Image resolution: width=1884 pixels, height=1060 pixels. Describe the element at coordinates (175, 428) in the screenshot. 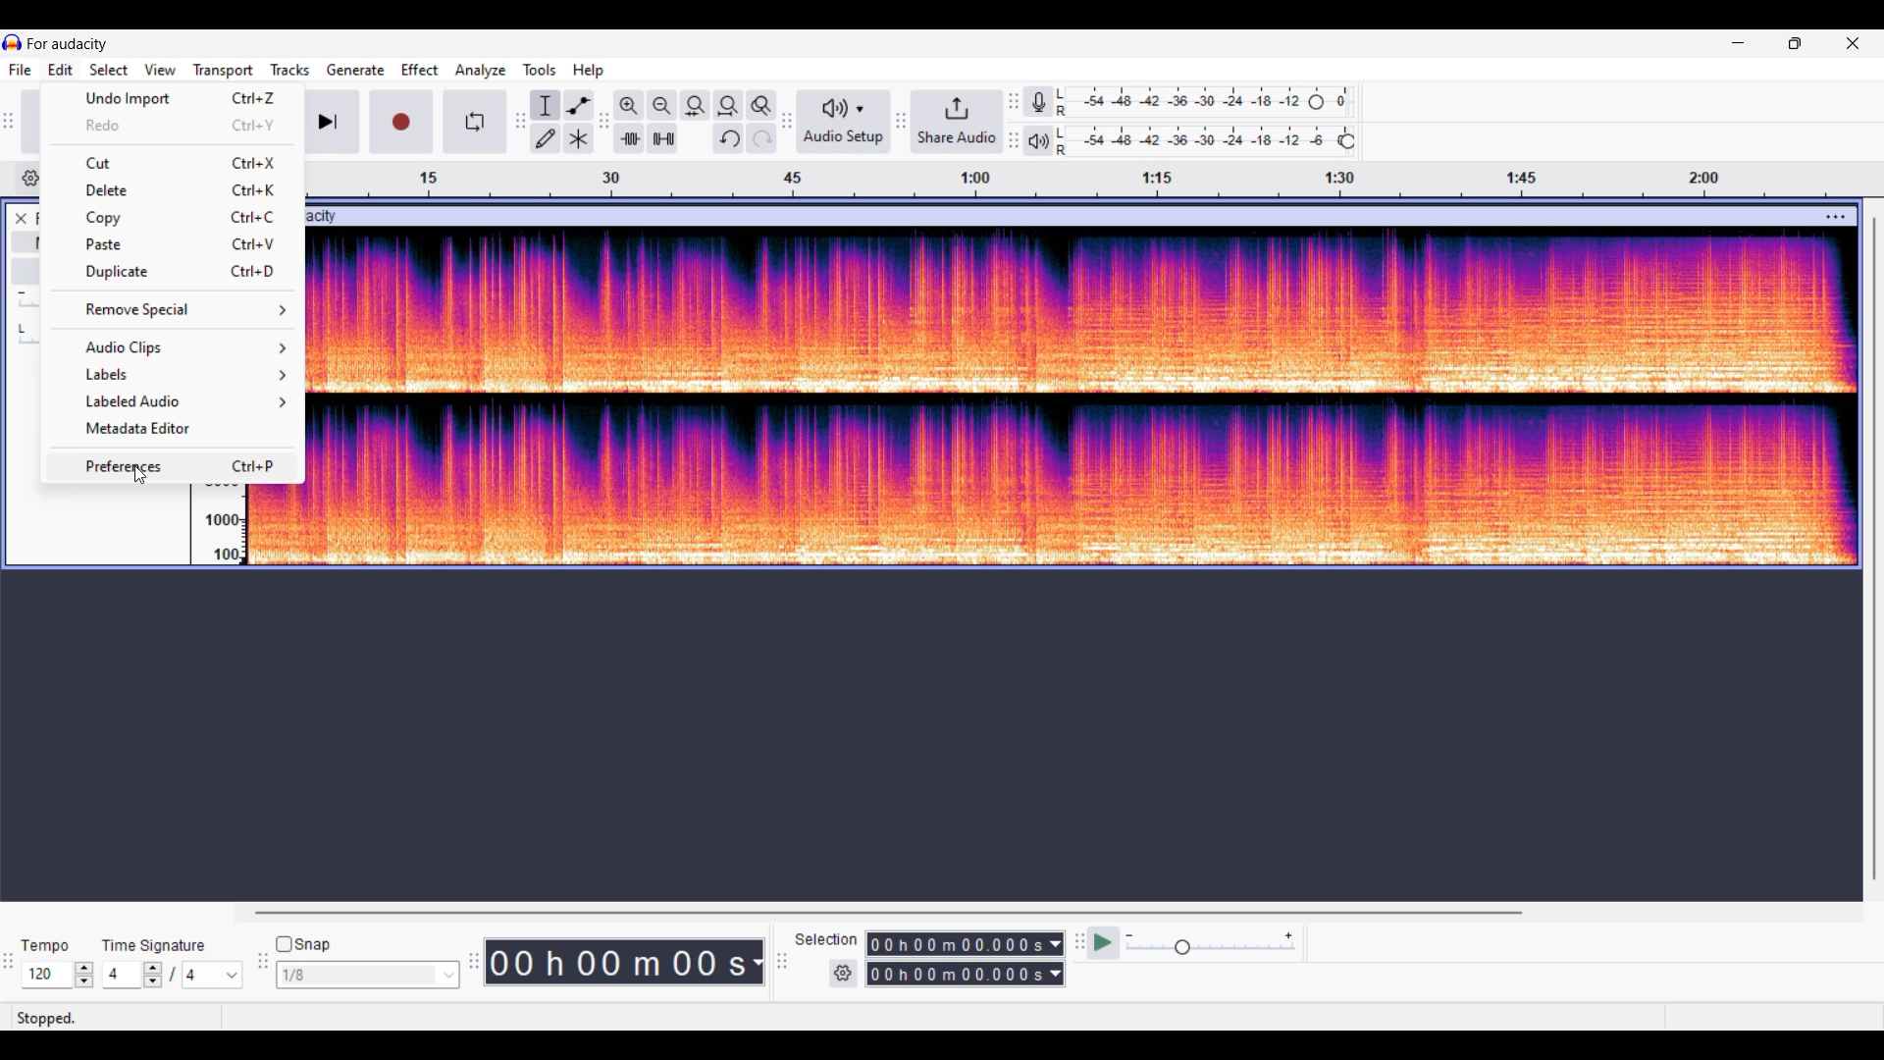

I see `Metadata editor` at that location.